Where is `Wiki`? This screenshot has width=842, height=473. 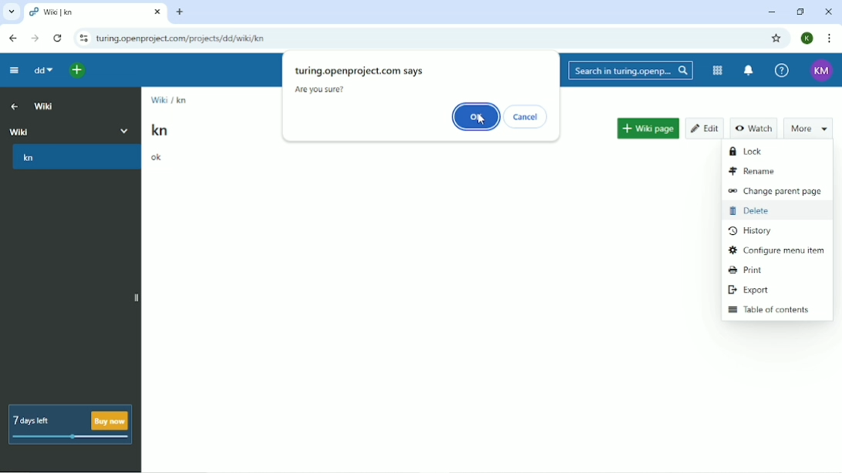
Wiki is located at coordinates (158, 99).